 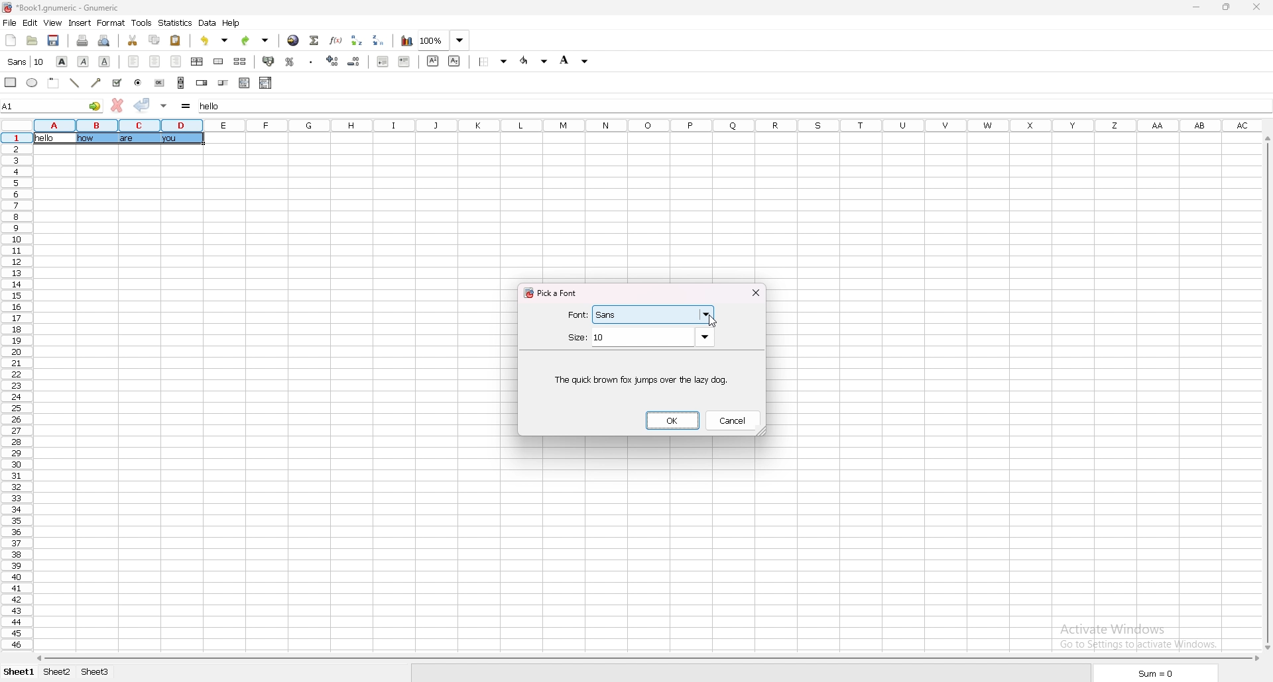 I want to click on scroll bar, so click(x=181, y=83).